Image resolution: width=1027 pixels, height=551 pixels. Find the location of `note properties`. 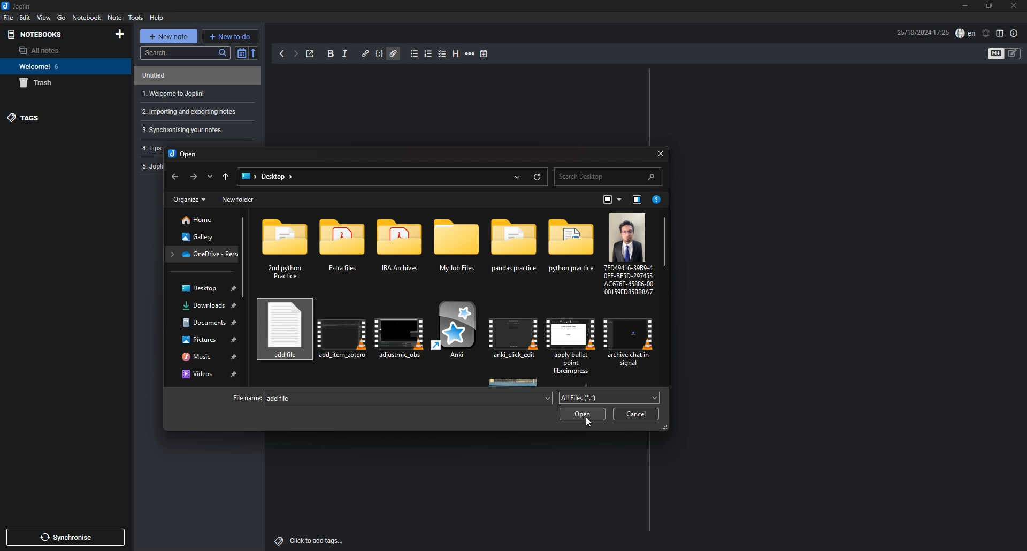

note properties is located at coordinates (1014, 34).